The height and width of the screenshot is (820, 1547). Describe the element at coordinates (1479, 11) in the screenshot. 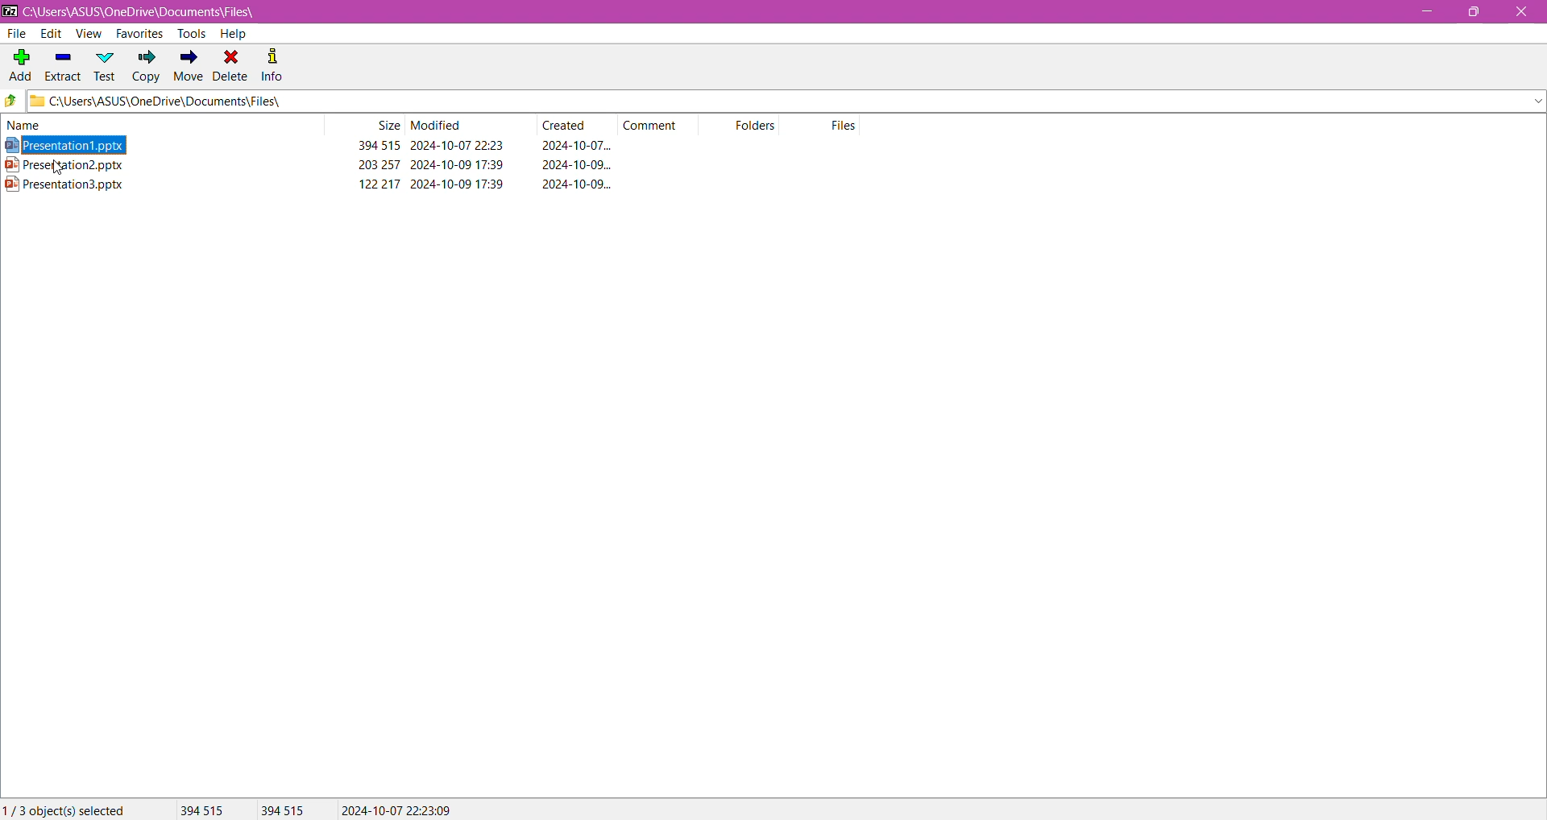

I see `Restore Down` at that location.